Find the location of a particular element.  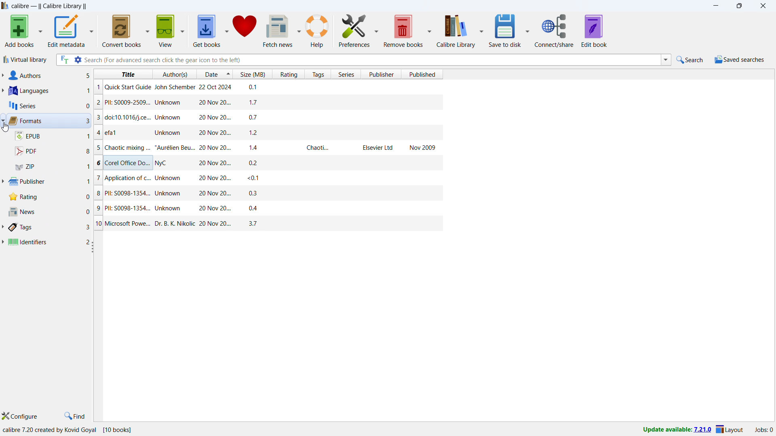

donate to calibre is located at coordinates (245, 30).